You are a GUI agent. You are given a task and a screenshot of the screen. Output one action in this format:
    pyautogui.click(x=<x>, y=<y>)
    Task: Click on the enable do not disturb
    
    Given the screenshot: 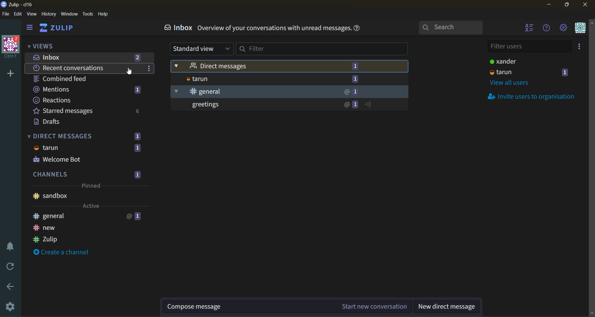 What is the action you would take?
    pyautogui.click(x=13, y=247)
    